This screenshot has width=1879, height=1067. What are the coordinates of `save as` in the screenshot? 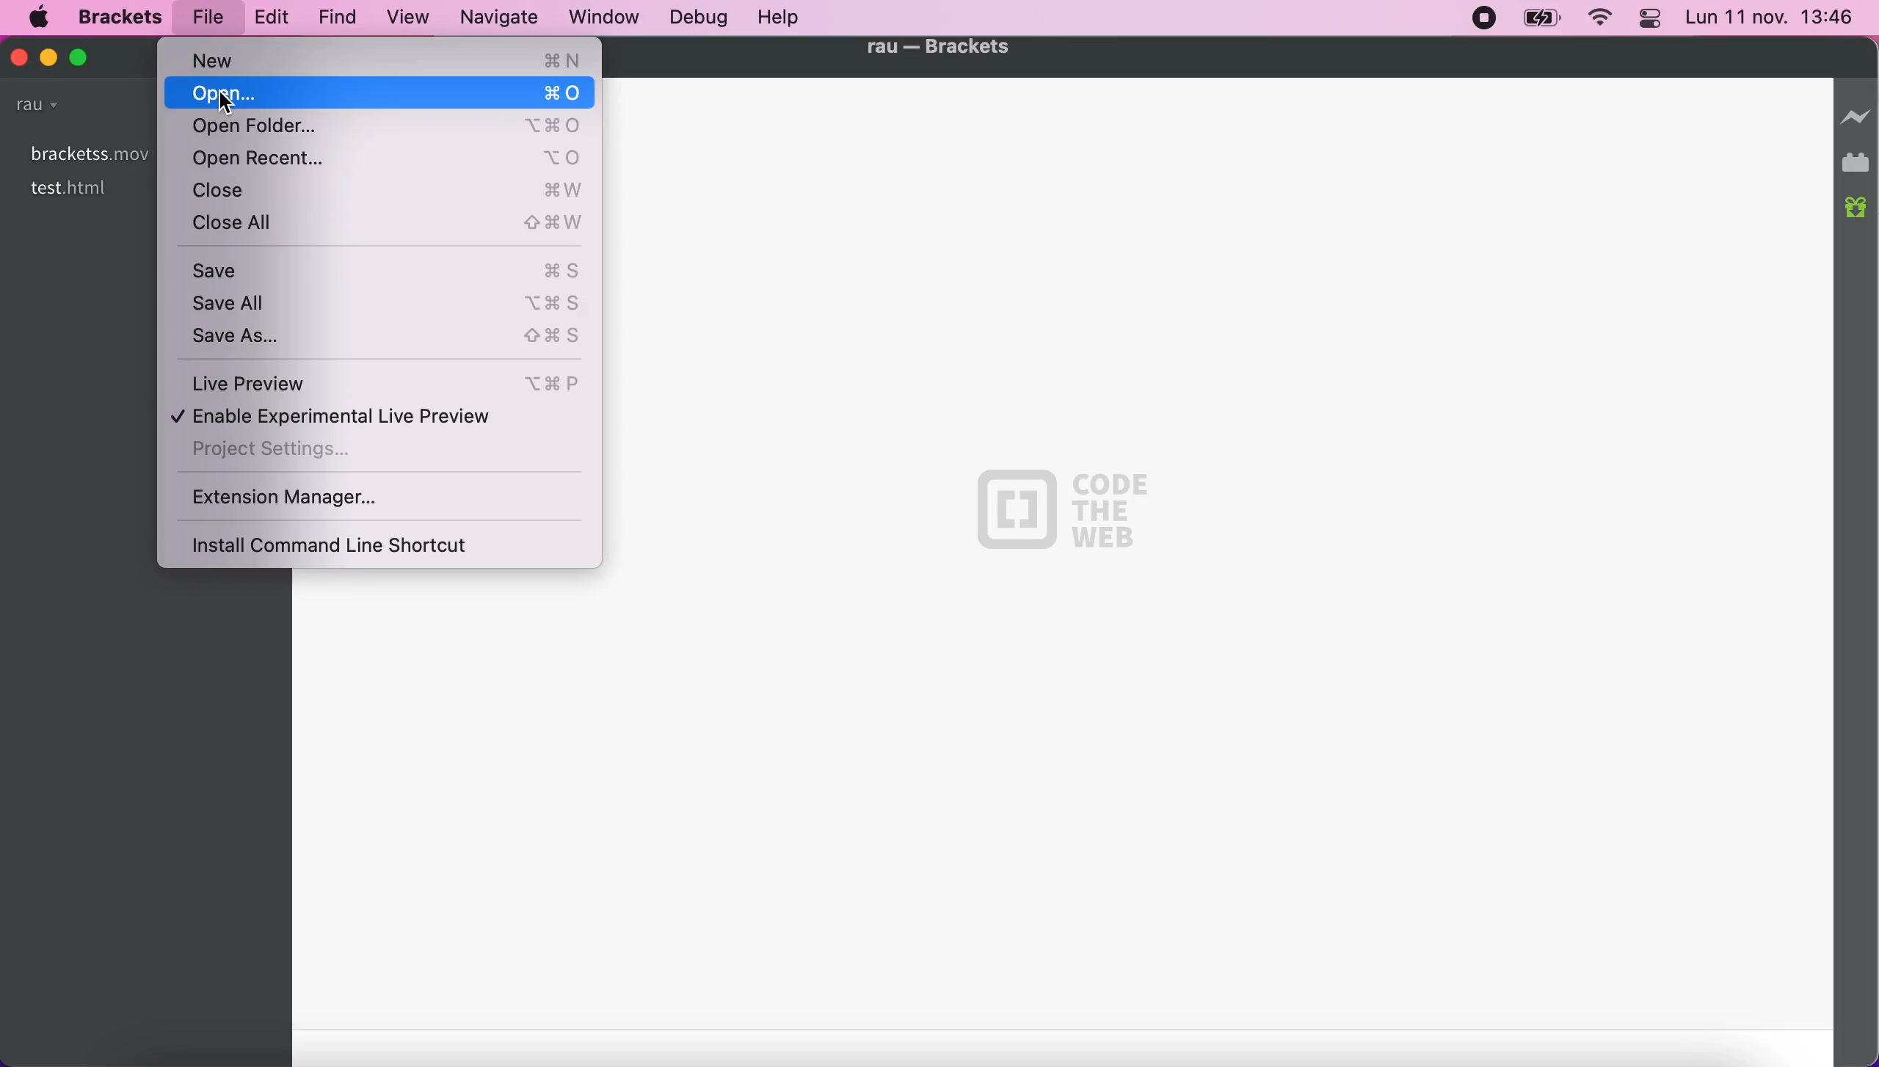 It's located at (377, 341).